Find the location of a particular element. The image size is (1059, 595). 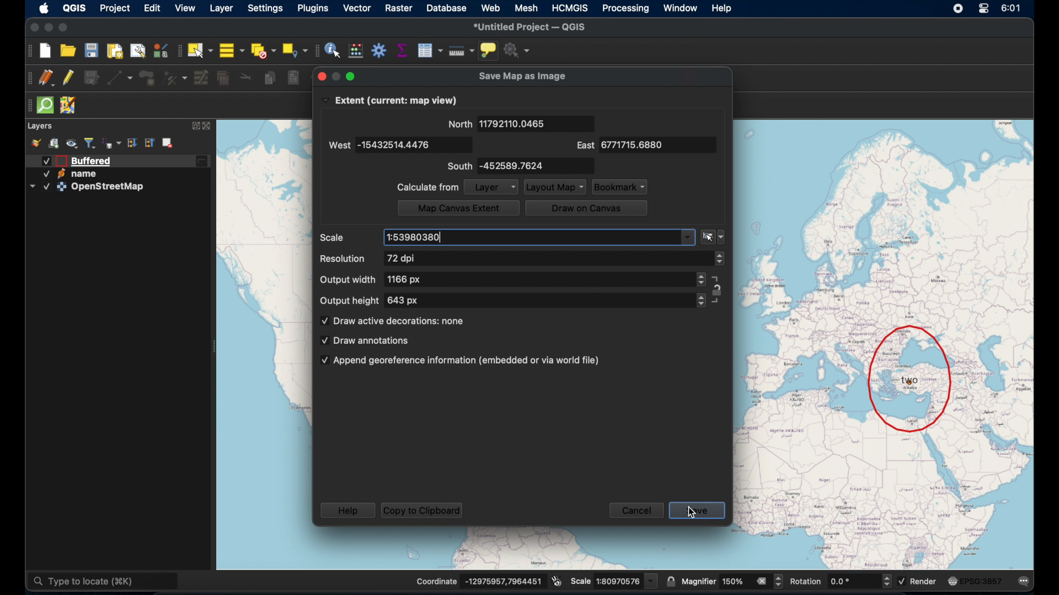

toggle extents and position mouse display is located at coordinates (555, 579).